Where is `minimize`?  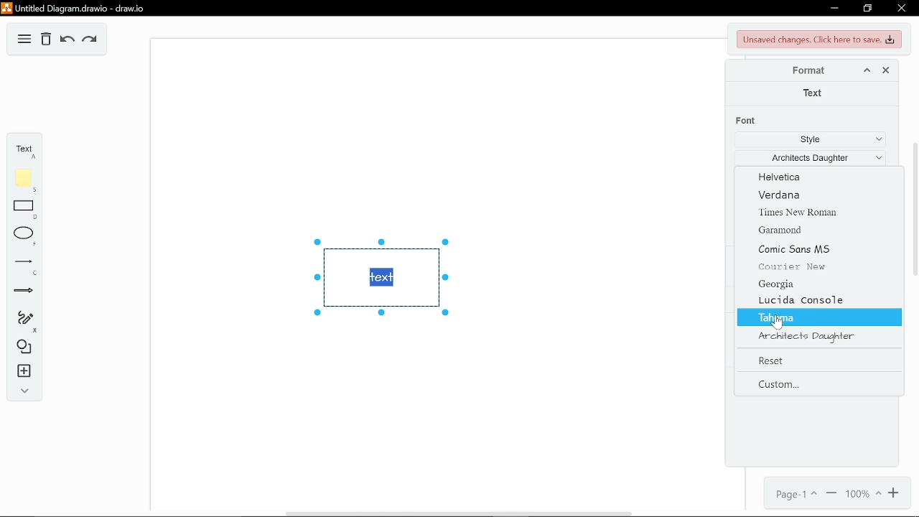
minimize is located at coordinates (832, 9).